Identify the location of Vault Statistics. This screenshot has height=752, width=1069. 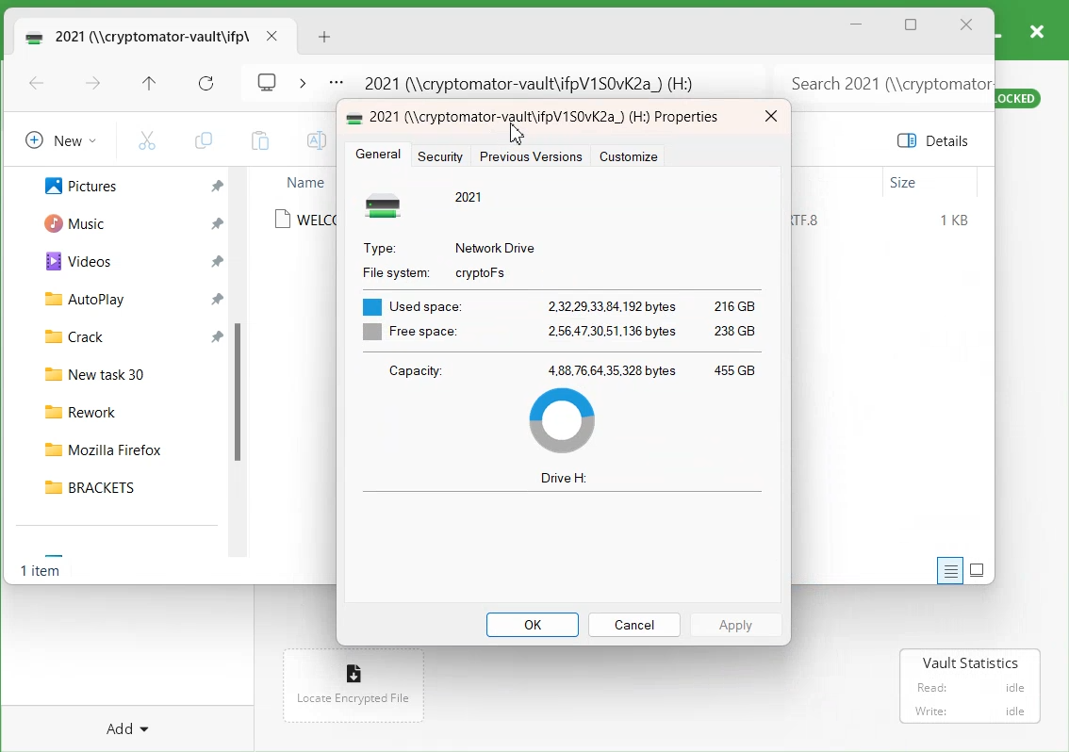
(973, 662).